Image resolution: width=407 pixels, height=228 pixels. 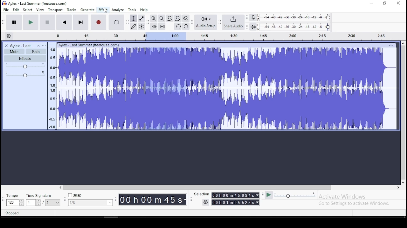 What do you see at coordinates (296, 17) in the screenshot?
I see `recording level` at bounding box center [296, 17].